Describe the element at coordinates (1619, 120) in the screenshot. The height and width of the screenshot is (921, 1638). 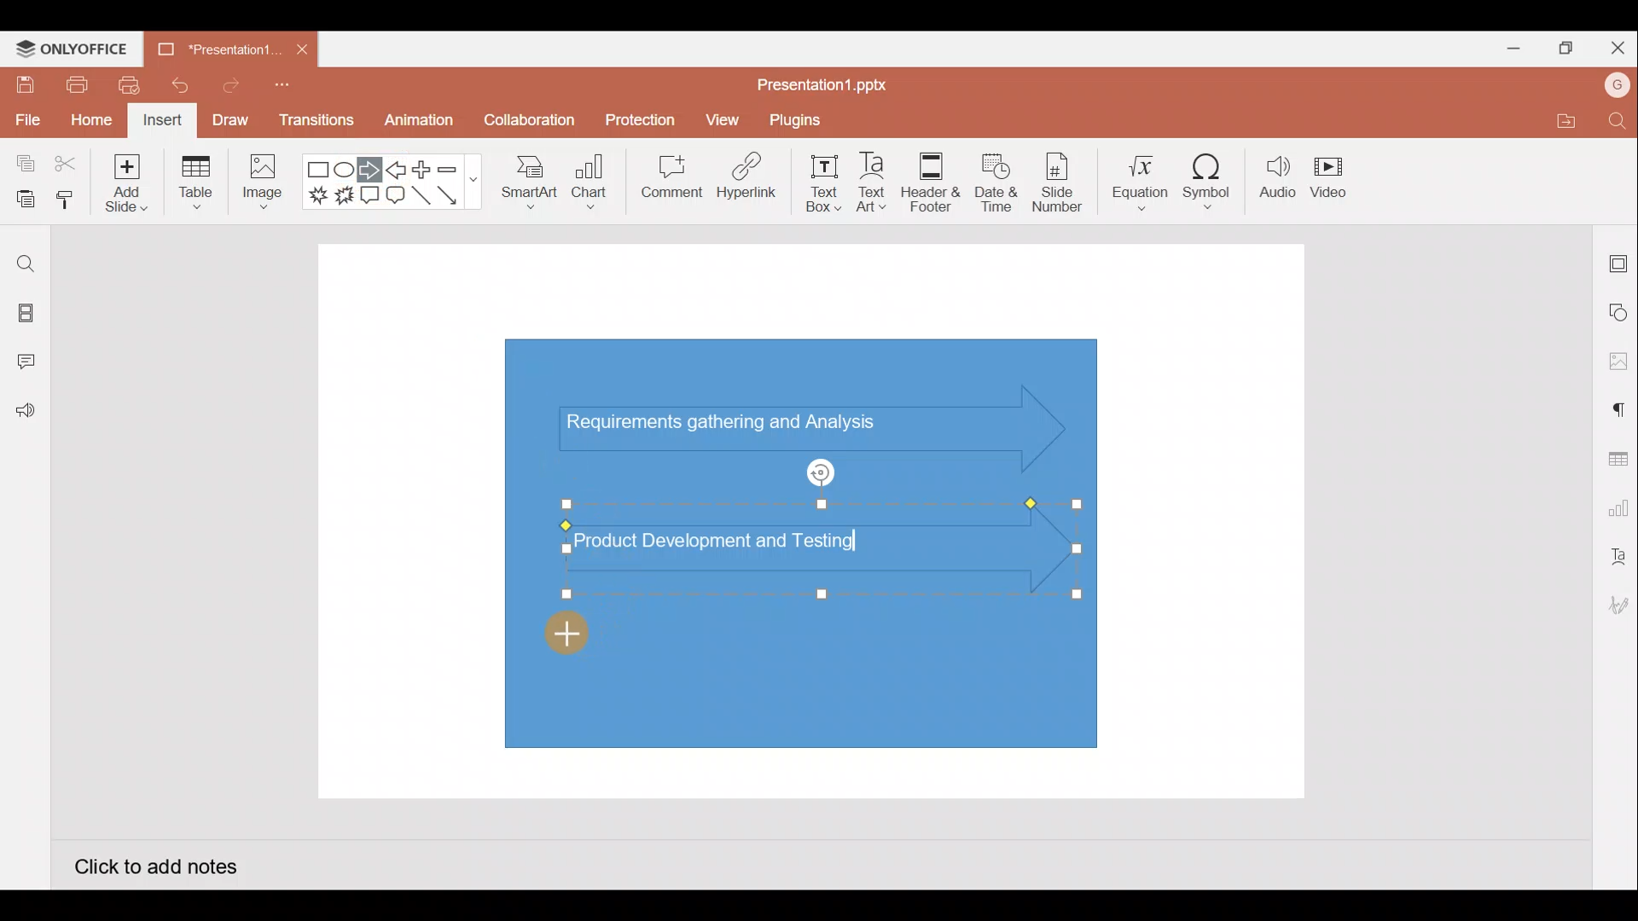
I see `Find` at that location.